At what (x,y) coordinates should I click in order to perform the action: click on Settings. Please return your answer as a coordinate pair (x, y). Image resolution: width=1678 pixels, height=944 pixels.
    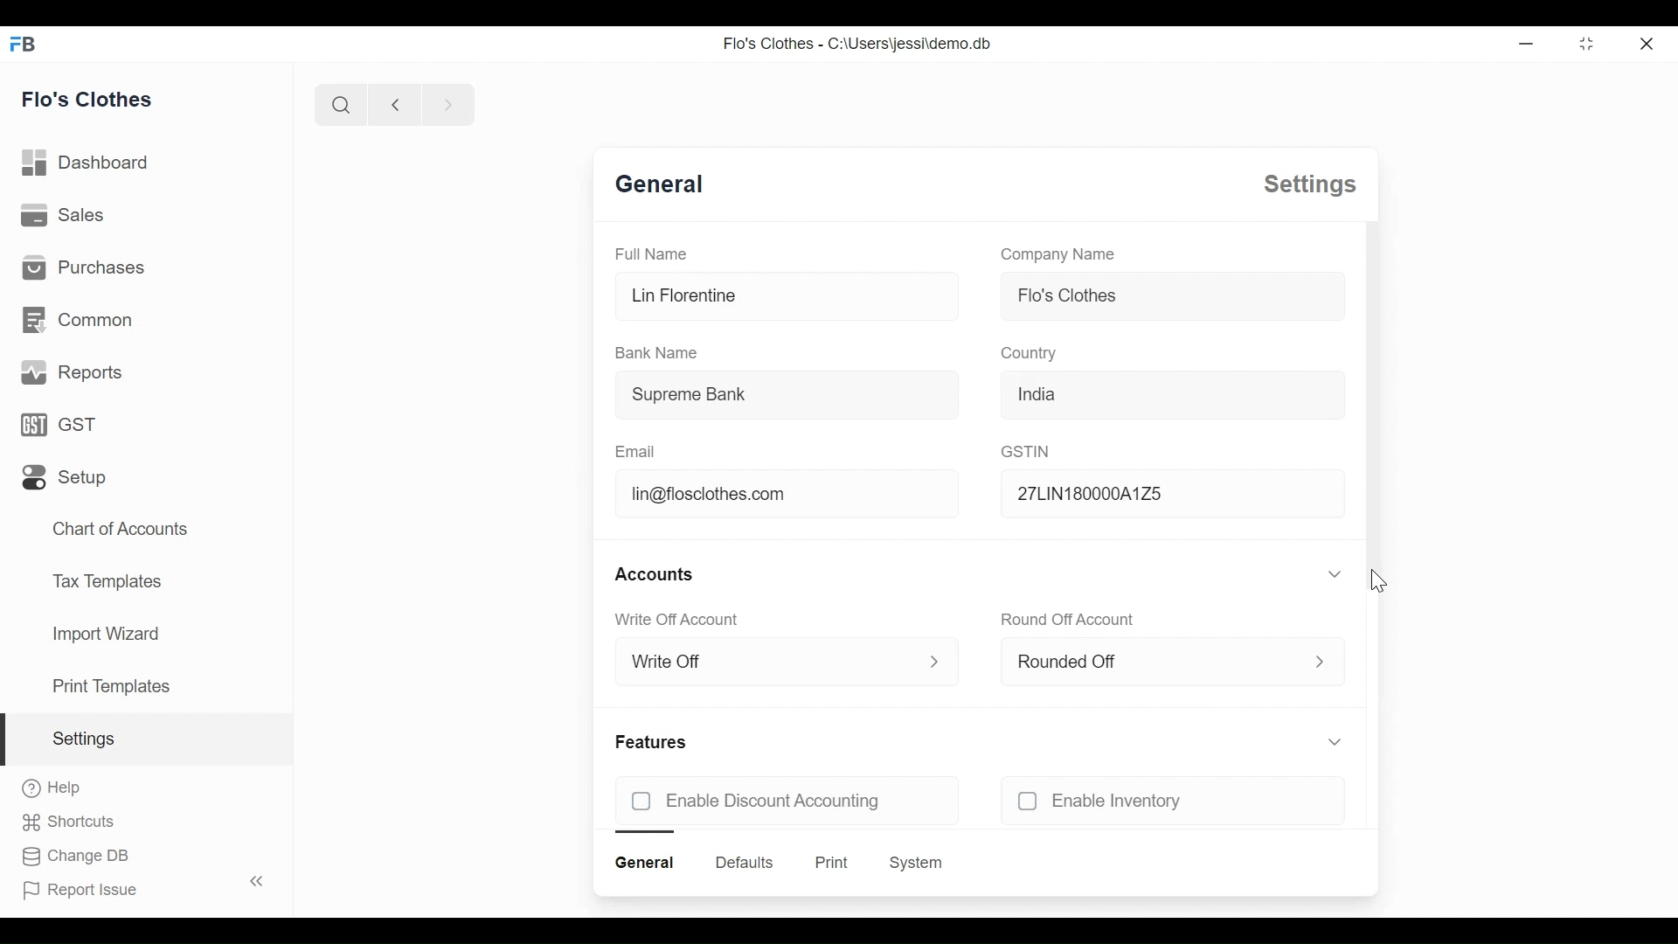
    Looking at the image, I should click on (142, 740).